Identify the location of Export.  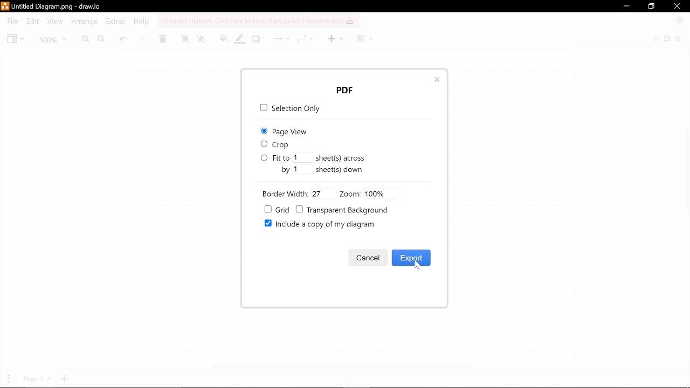
(413, 258).